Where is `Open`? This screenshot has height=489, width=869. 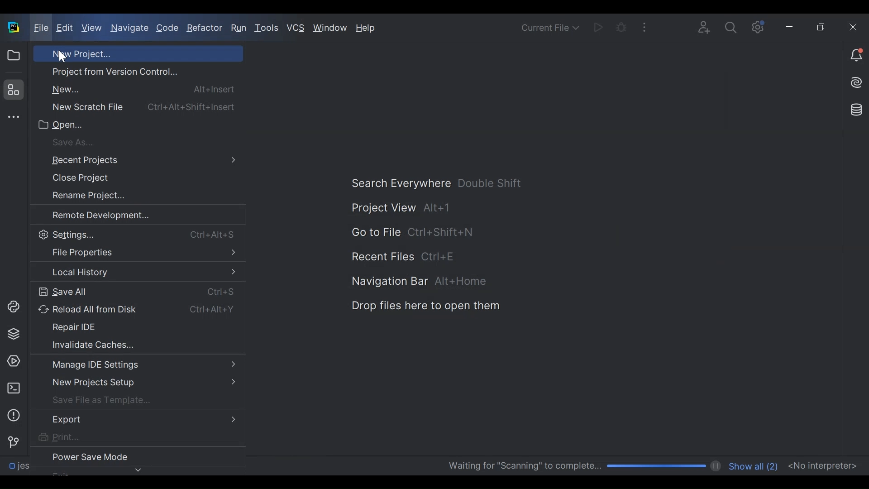 Open is located at coordinates (125, 125).